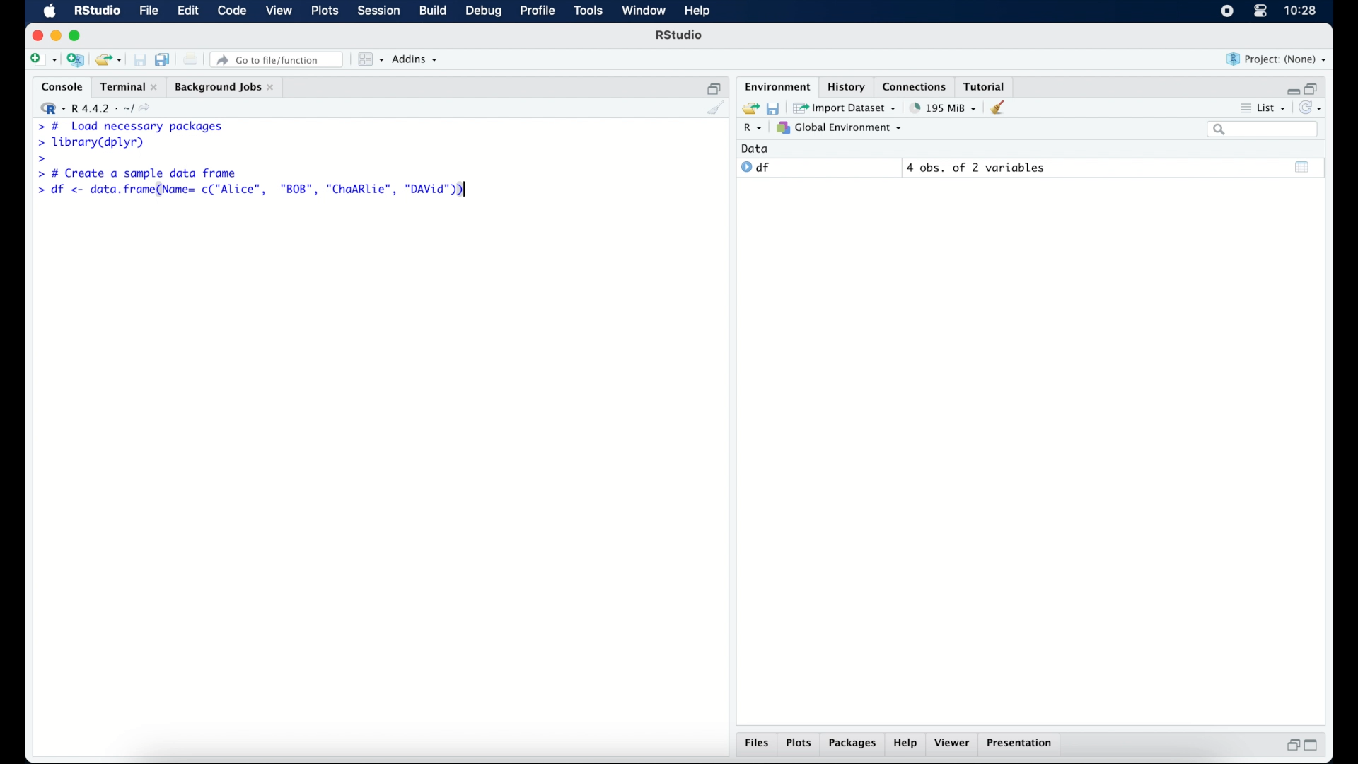  I want to click on project (none), so click(1277, 59).